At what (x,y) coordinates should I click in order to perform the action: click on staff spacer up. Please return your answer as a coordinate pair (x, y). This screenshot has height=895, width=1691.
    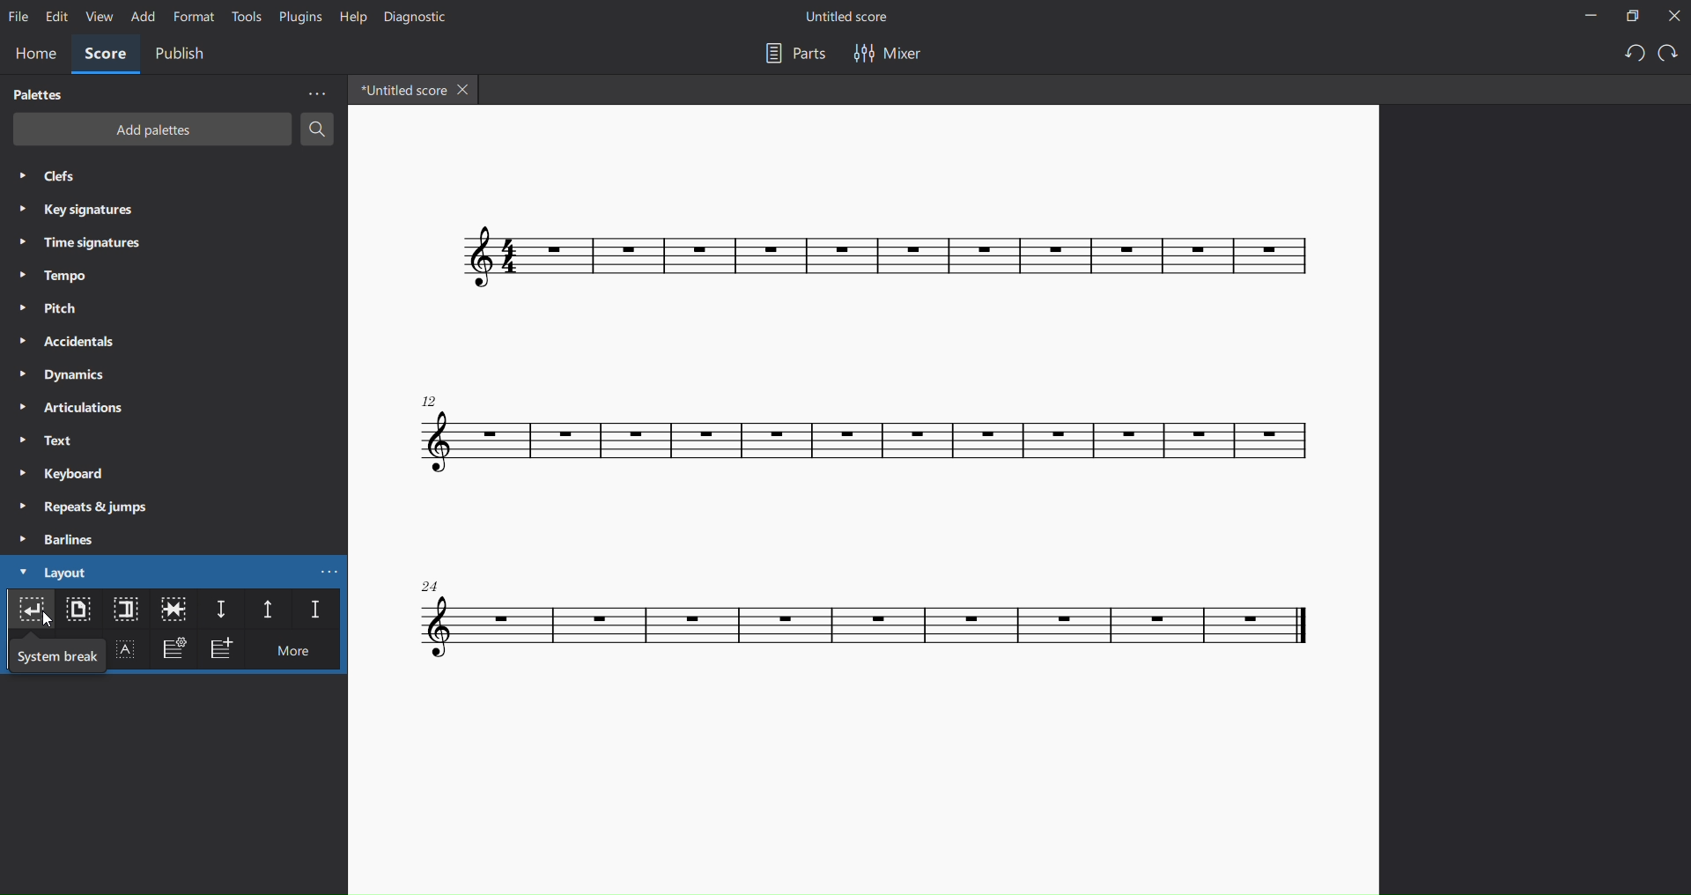
    Looking at the image, I should click on (263, 610).